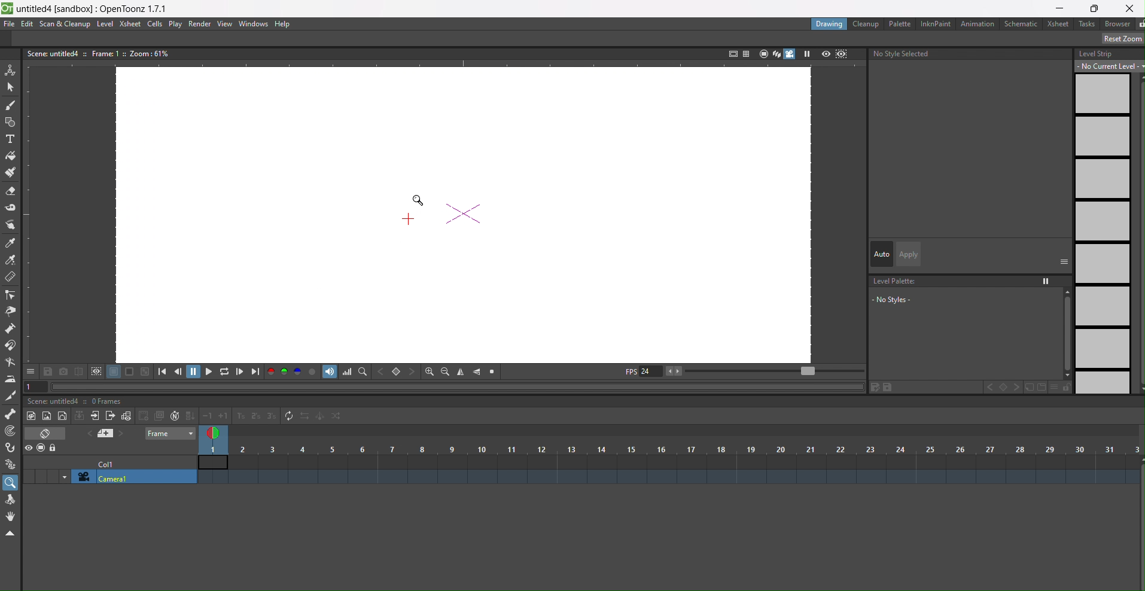 The width and height of the screenshot is (1145, 591). I want to click on play, so click(176, 25).